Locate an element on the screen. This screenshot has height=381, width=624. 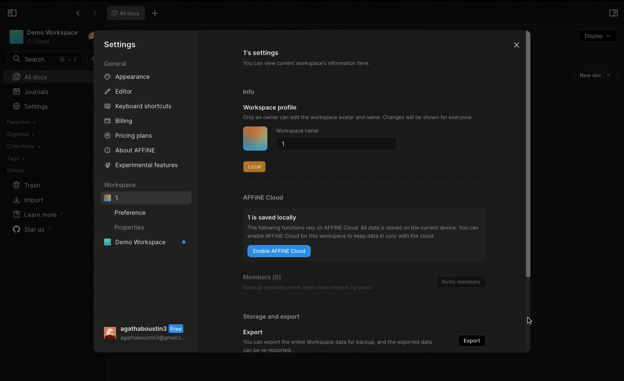
1's settings is located at coordinates (260, 52).